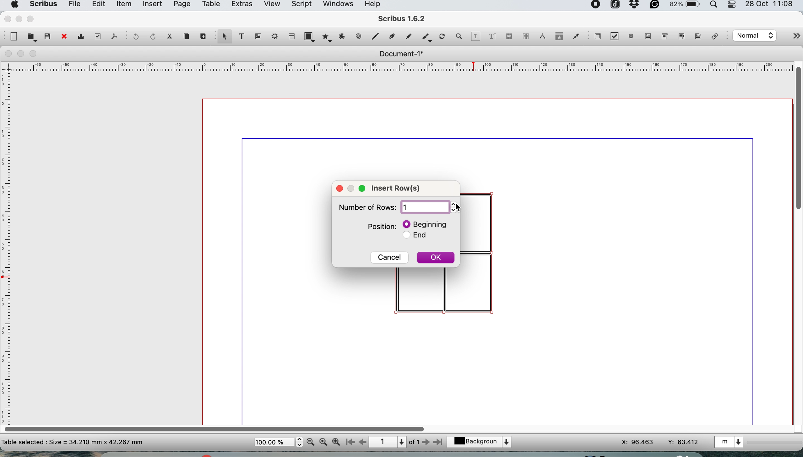 This screenshot has height=457, width=803. Describe the element at coordinates (656, 6) in the screenshot. I see `grammarly` at that location.